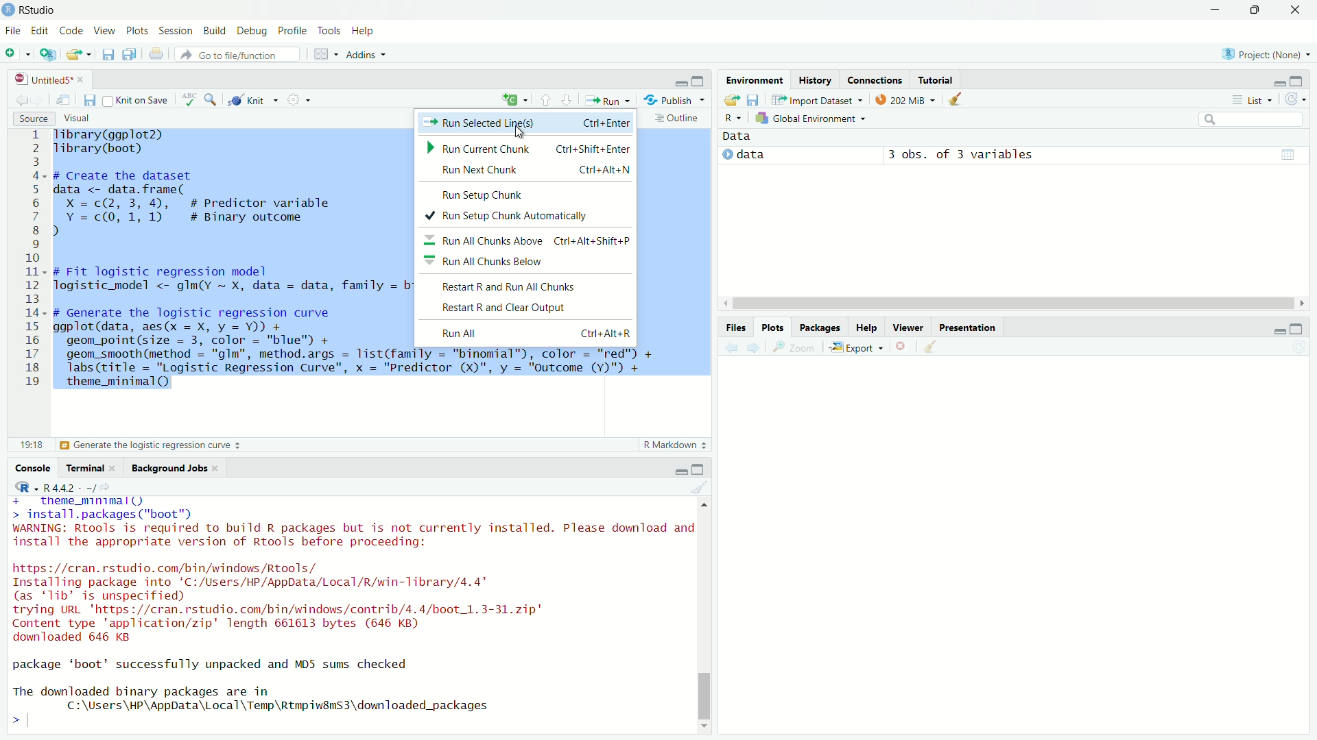  Describe the element at coordinates (38, 29) in the screenshot. I see `Edit` at that location.